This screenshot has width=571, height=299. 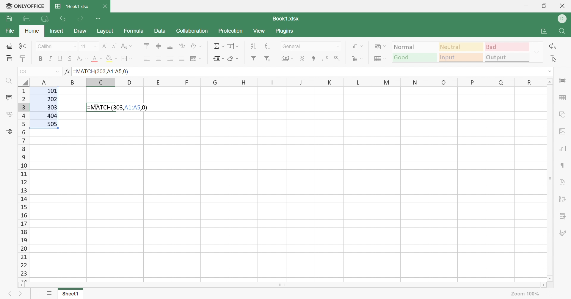 I want to click on Restore Down, so click(x=544, y=6).